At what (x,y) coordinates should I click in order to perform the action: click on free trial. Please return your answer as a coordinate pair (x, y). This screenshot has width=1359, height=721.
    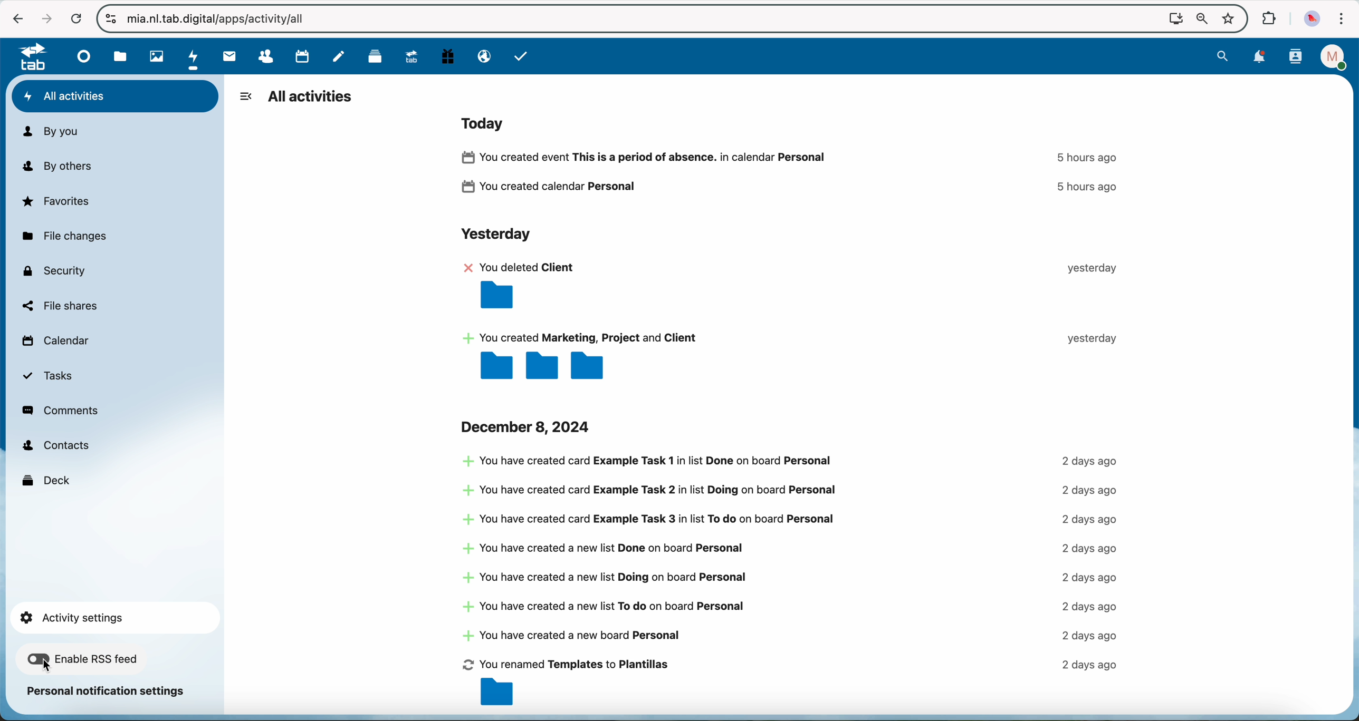
    Looking at the image, I should click on (446, 56).